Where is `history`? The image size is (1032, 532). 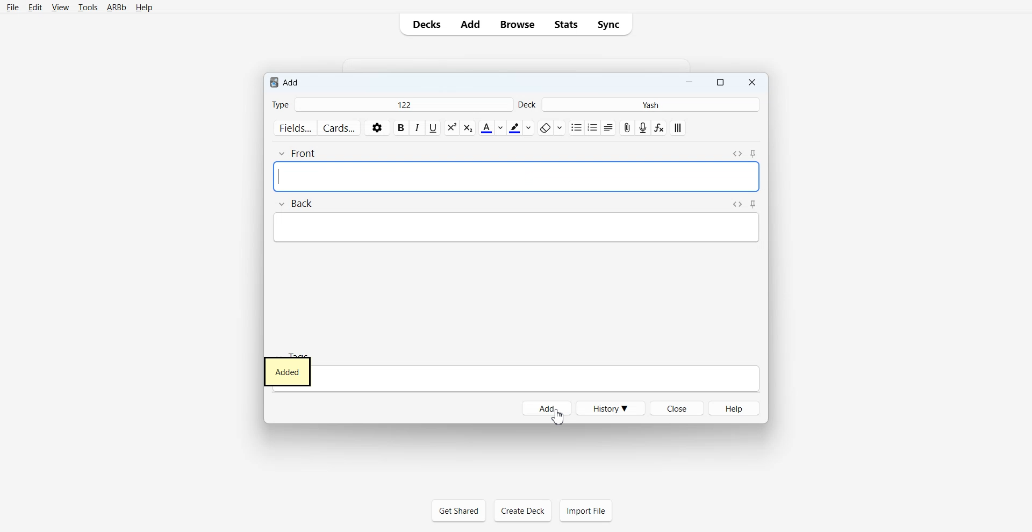 history is located at coordinates (614, 411).